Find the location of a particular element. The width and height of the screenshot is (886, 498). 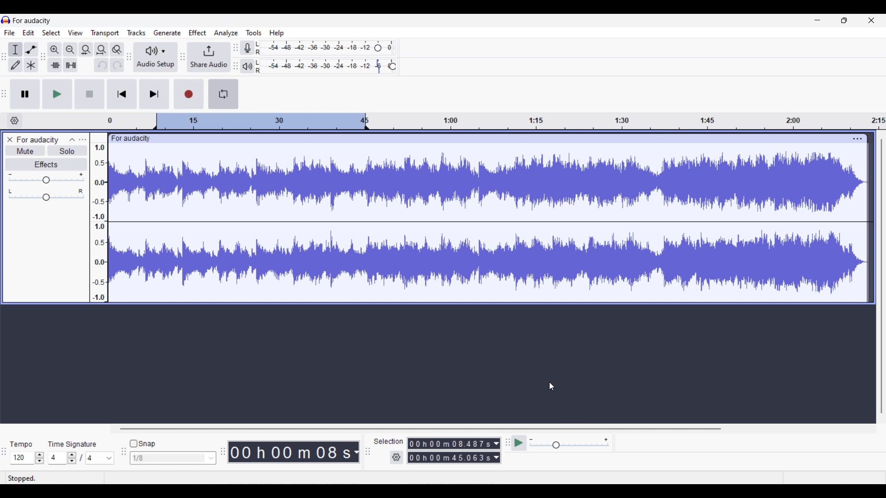

Analyze menu is located at coordinates (226, 33).